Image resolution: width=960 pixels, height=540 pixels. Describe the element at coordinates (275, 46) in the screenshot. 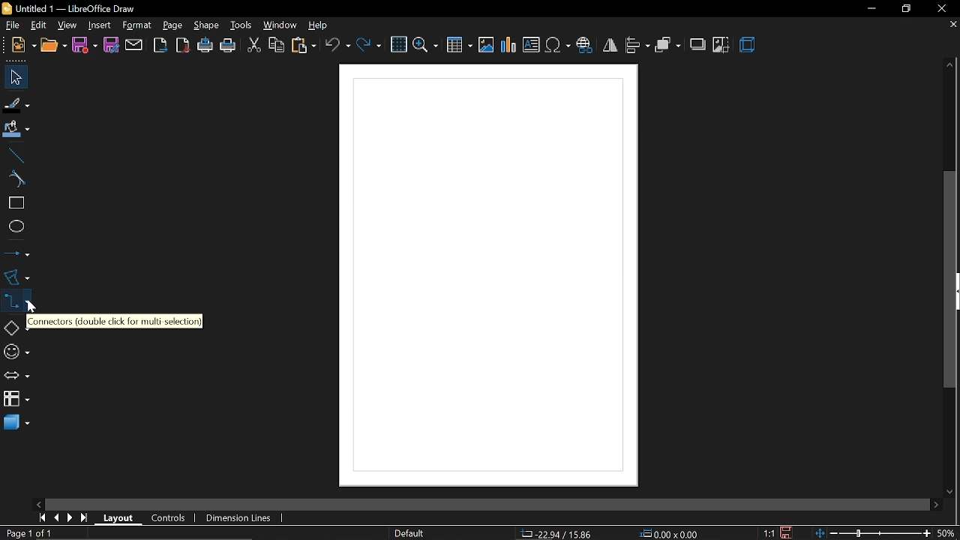

I see `copy` at that location.